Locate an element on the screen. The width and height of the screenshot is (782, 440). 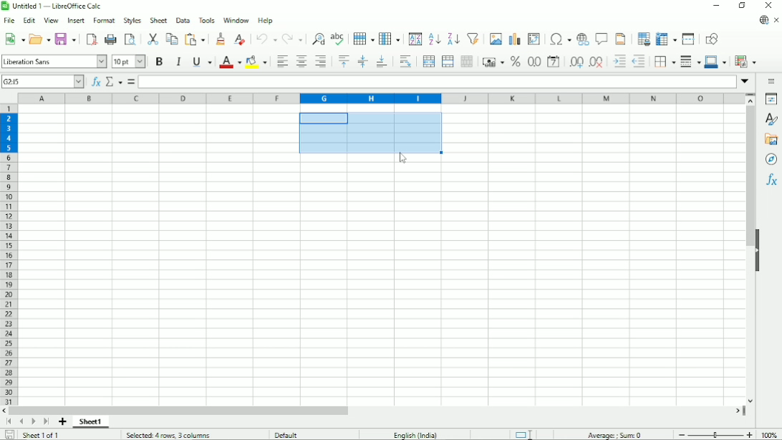
Font size is located at coordinates (128, 62).